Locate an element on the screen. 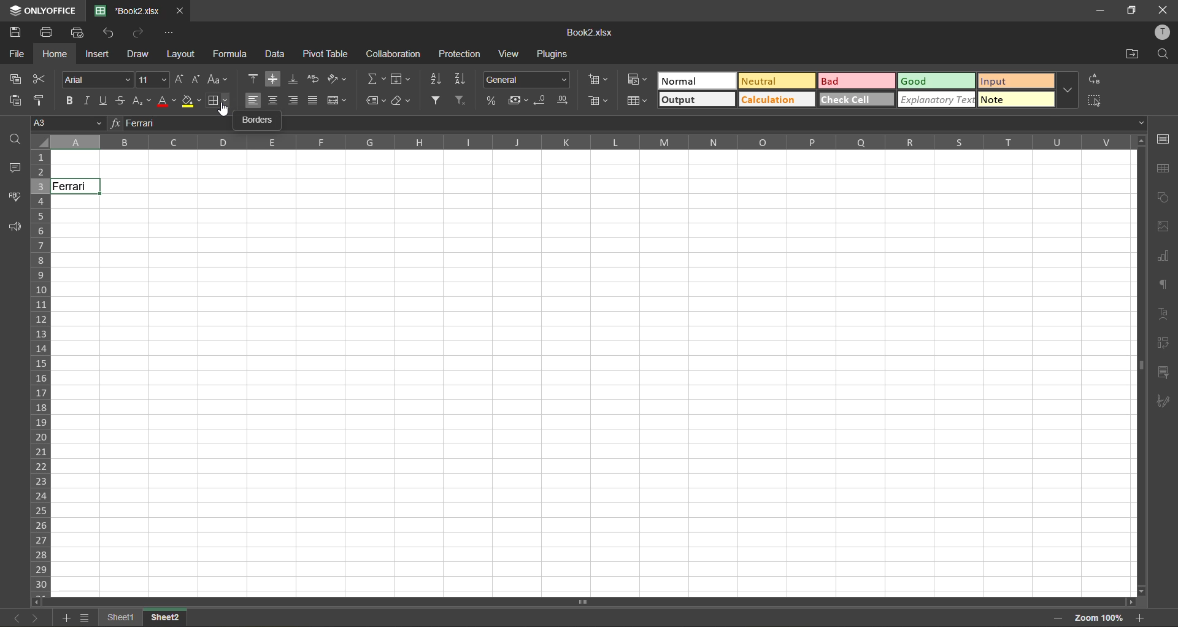 This screenshot has height=627, width=1178. cell settings is located at coordinates (1161, 140).